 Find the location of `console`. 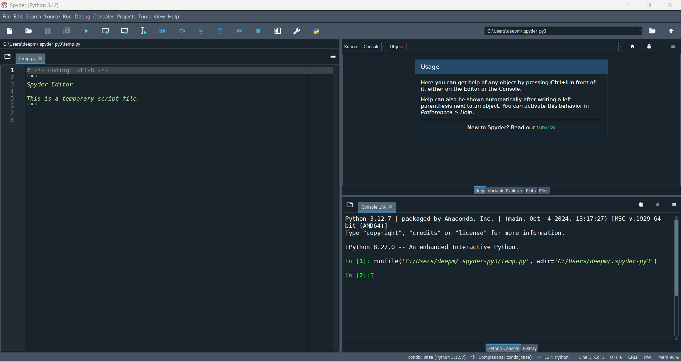

console is located at coordinates (380, 207).